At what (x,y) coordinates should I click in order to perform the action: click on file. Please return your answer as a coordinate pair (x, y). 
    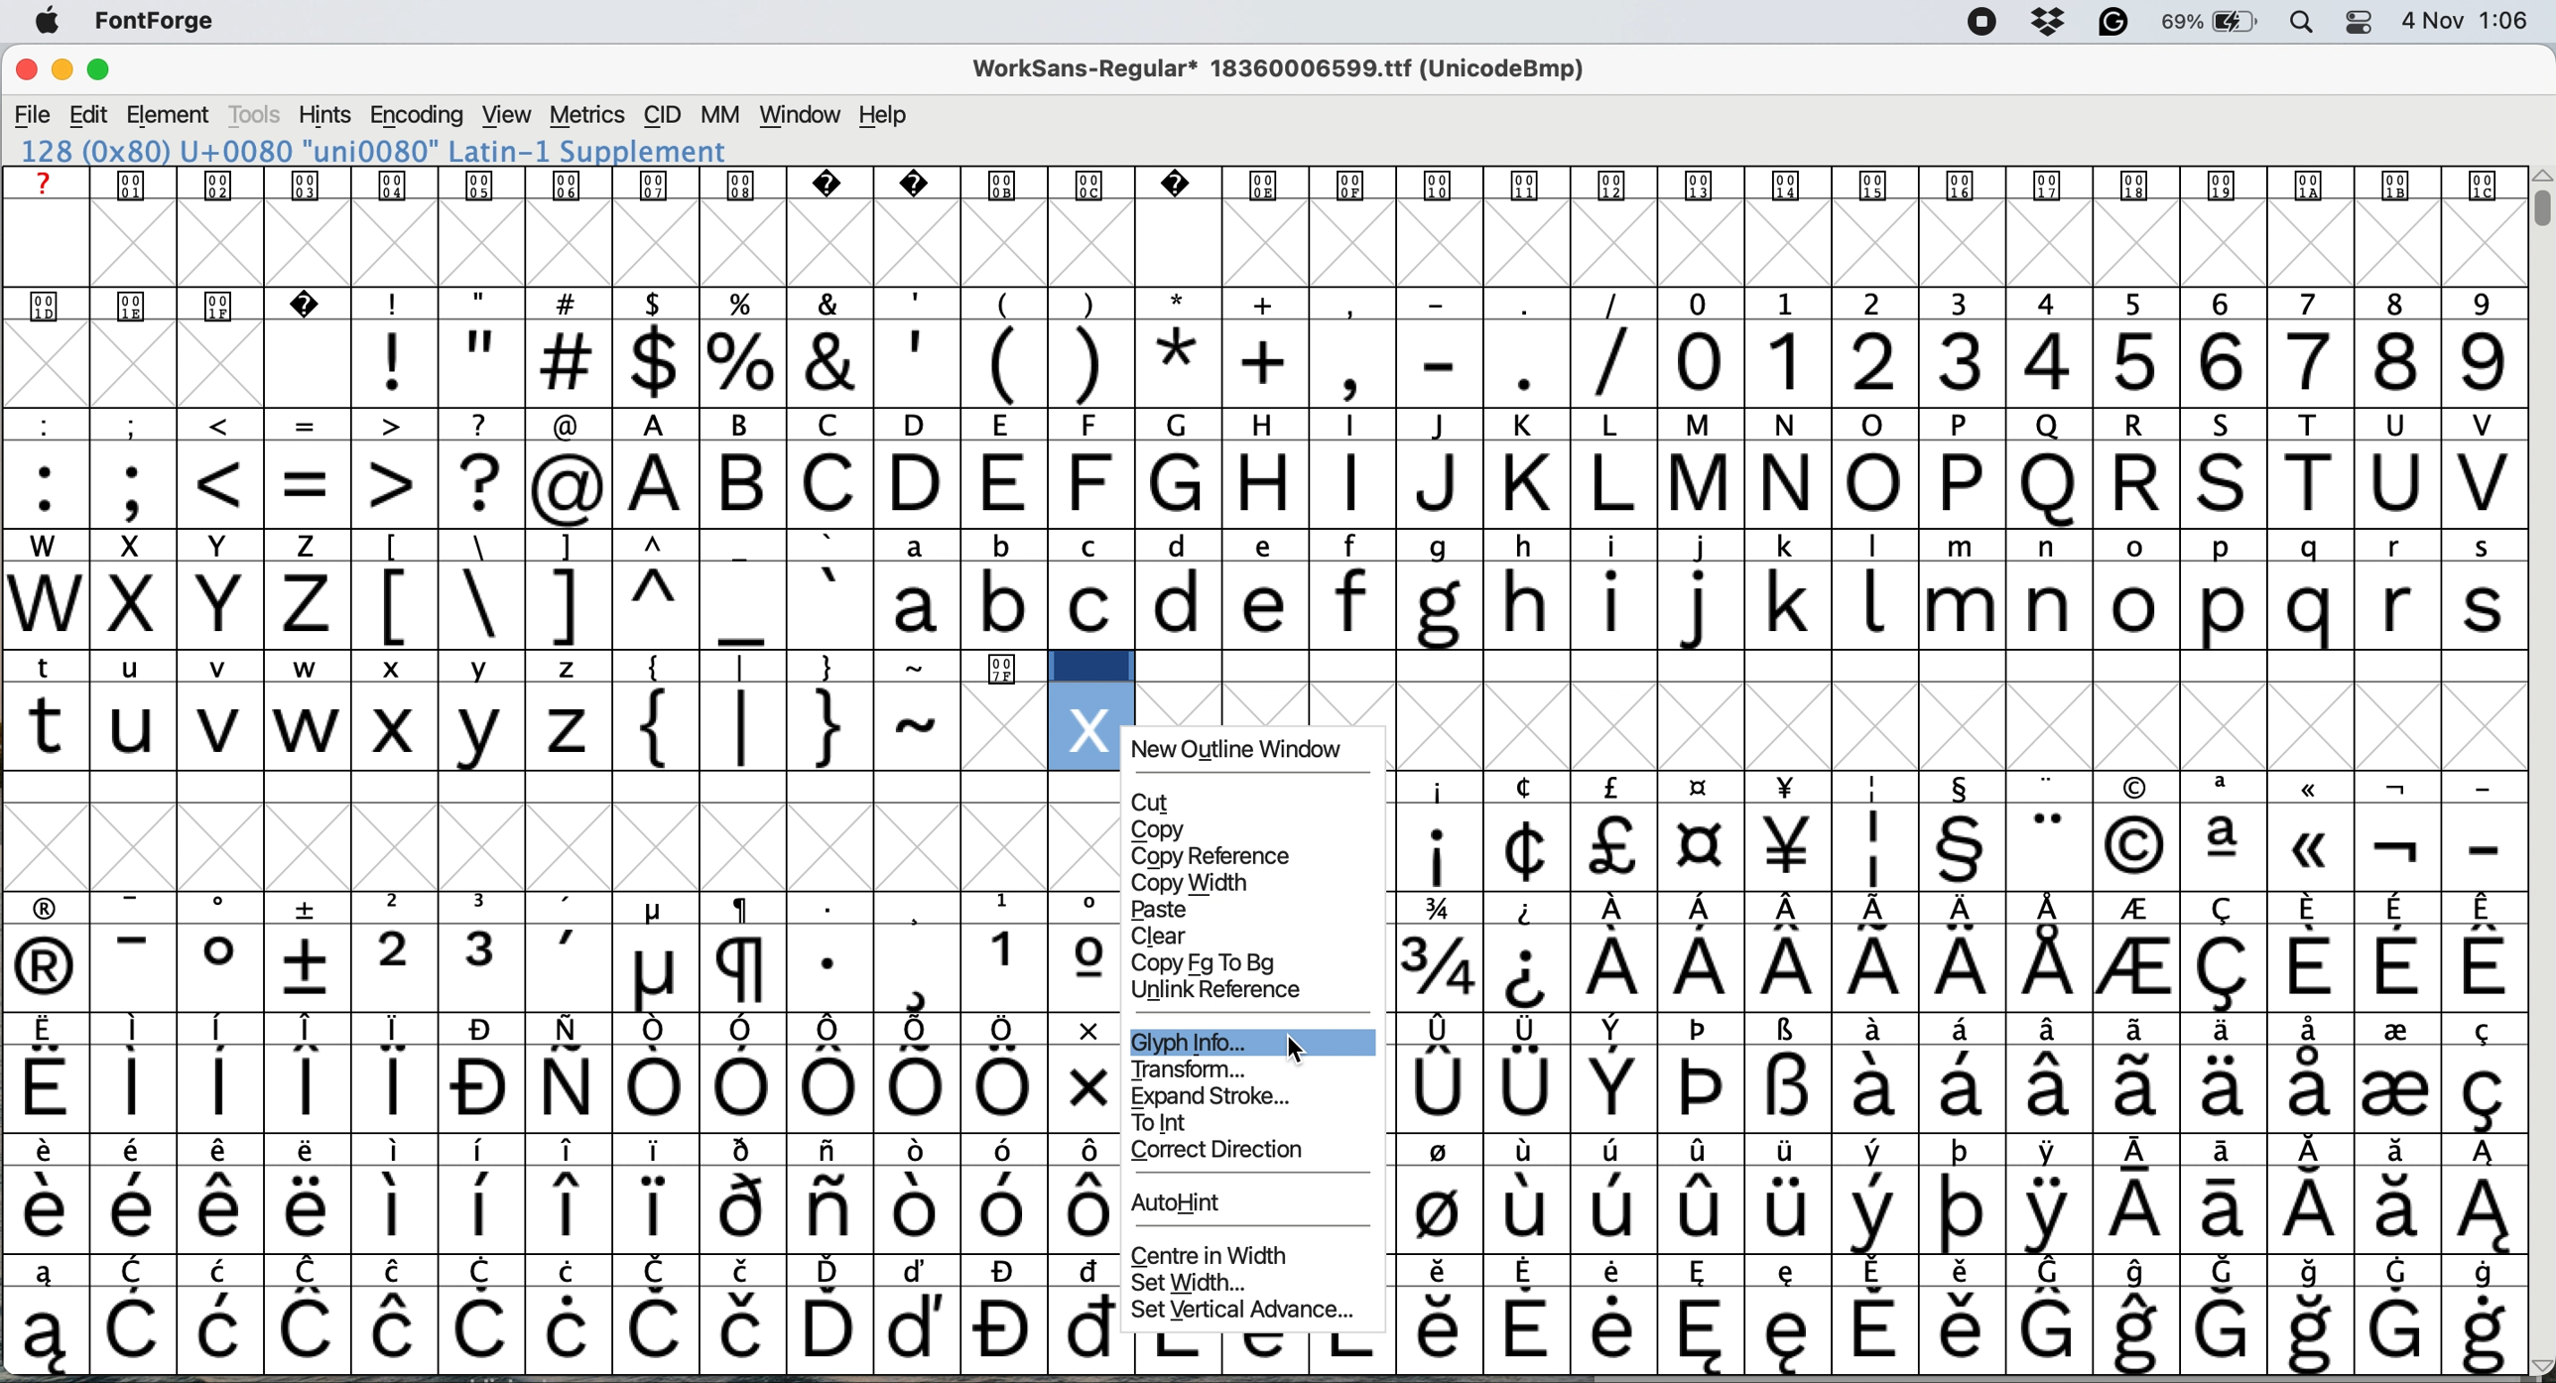
    Looking at the image, I should click on (32, 113).